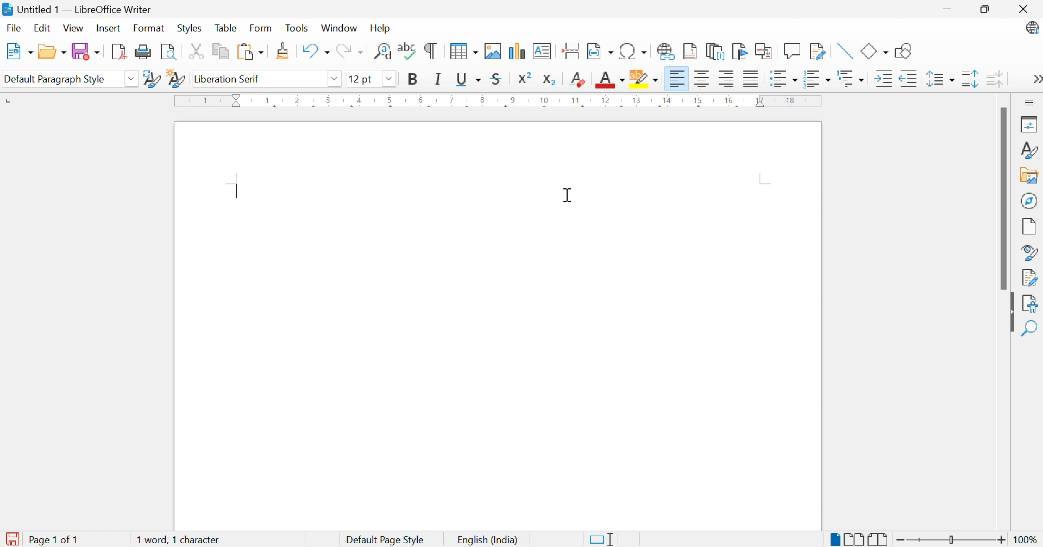 This screenshot has width=1043, height=547. I want to click on Liberation Serif, so click(229, 79).